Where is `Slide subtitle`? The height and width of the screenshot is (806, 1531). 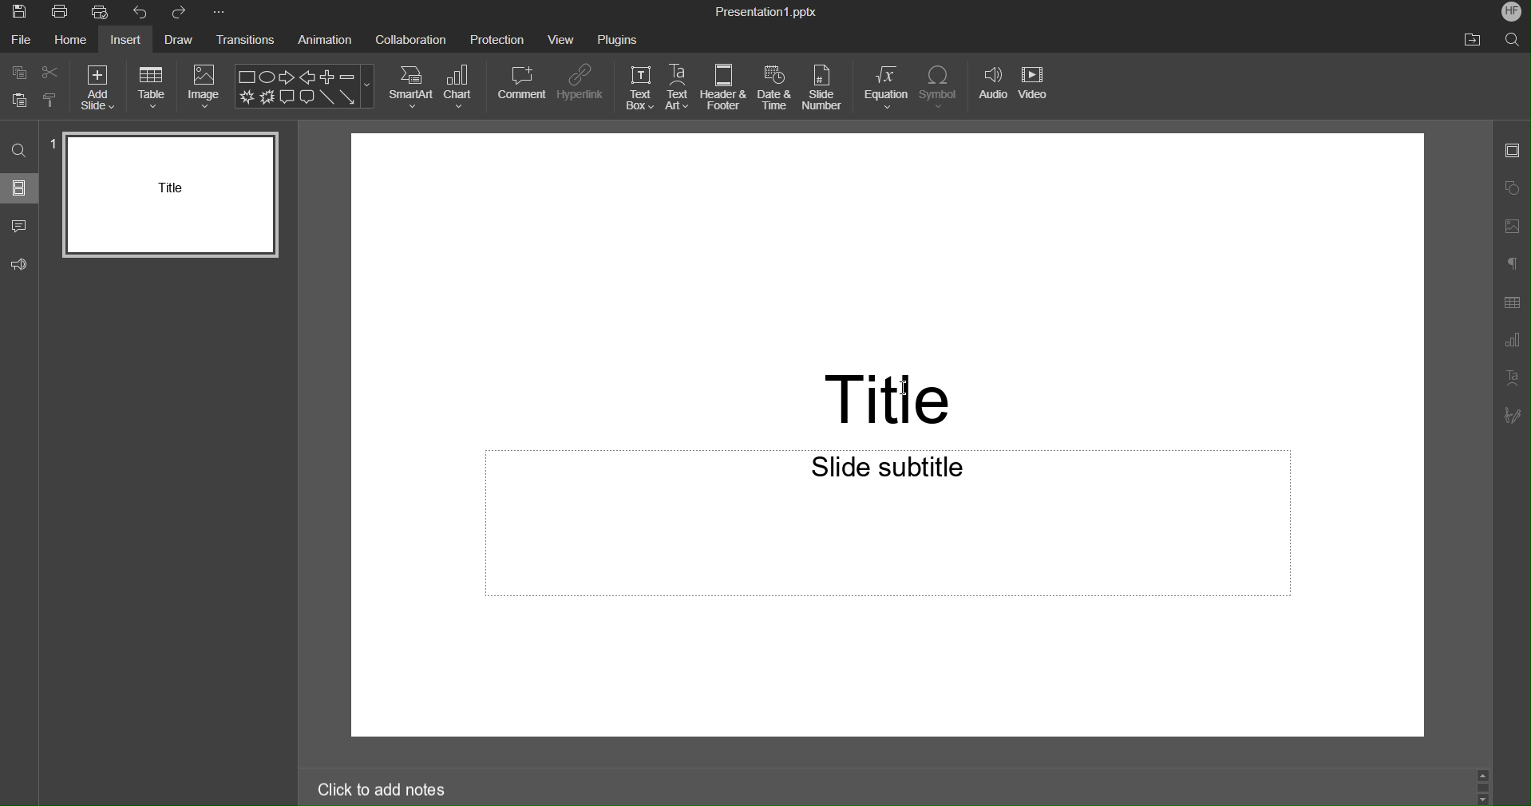
Slide subtitle is located at coordinates (885, 464).